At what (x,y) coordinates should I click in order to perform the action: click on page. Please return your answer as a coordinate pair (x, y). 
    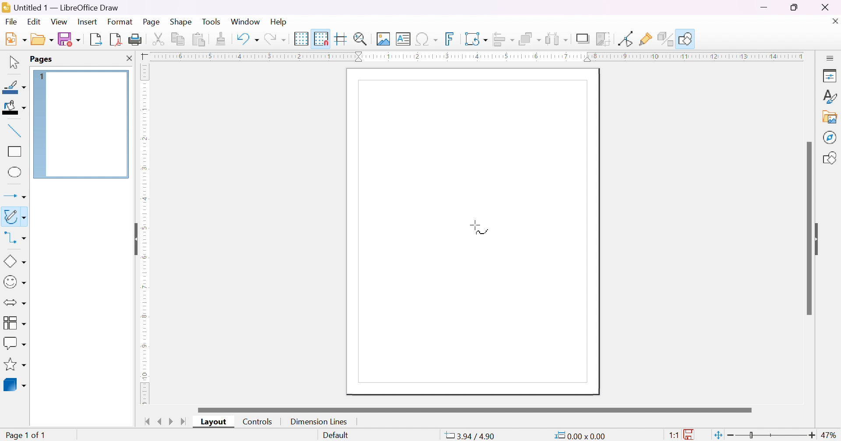
    Looking at the image, I should click on (153, 21).